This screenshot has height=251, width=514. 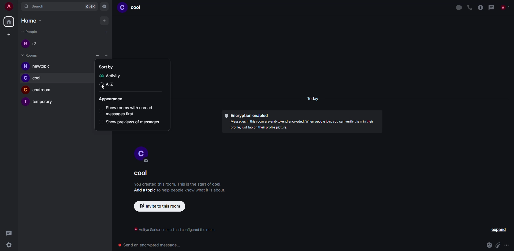 I want to click on cursor, so click(x=105, y=88).